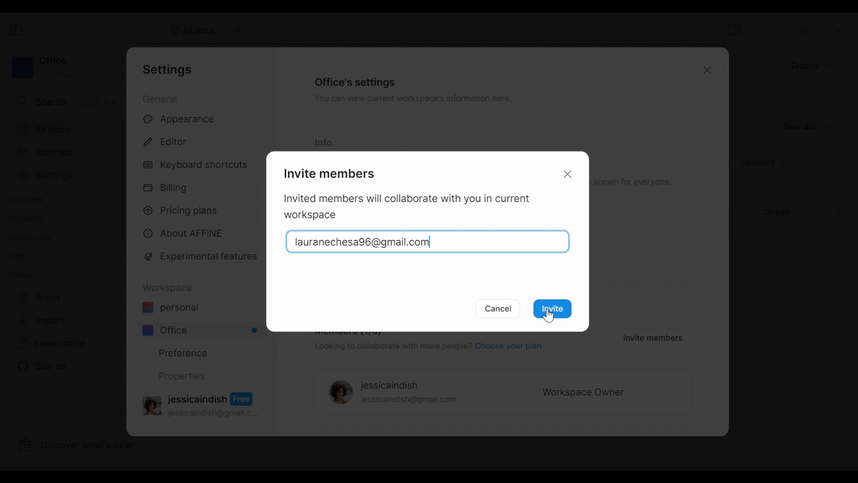 Image resolution: width=858 pixels, height=483 pixels. What do you see at coordinates (162, 98) in the screenshot?
I see `General` at bounding box center [162, 98].